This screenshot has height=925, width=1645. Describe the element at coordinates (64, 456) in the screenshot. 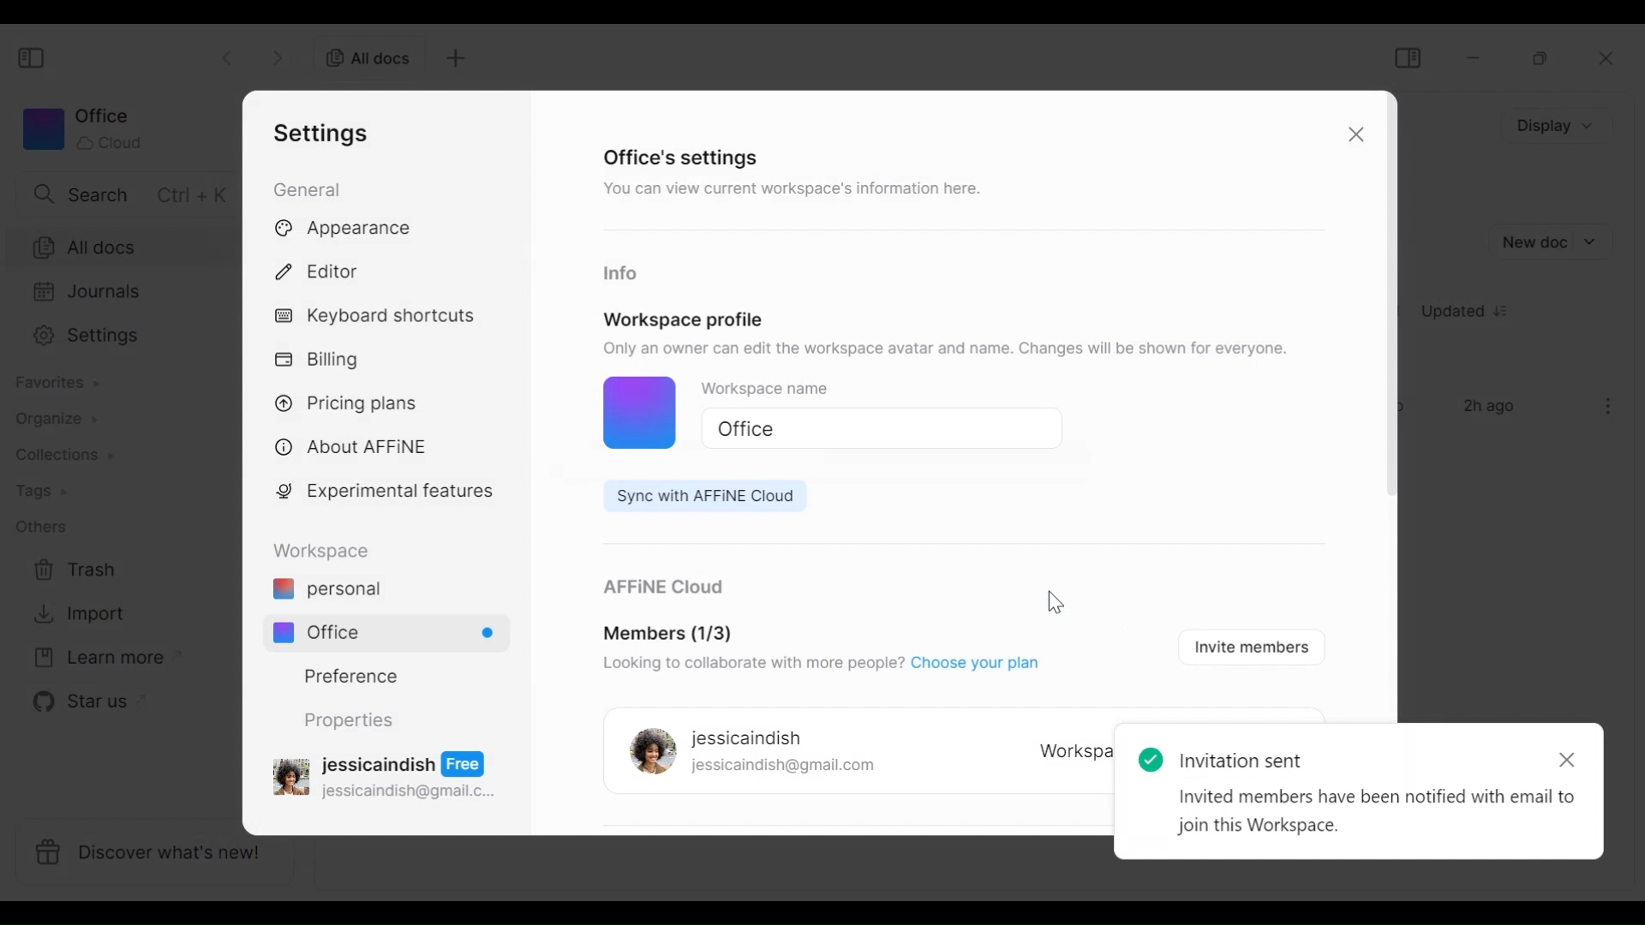

I see `collections` at that location.